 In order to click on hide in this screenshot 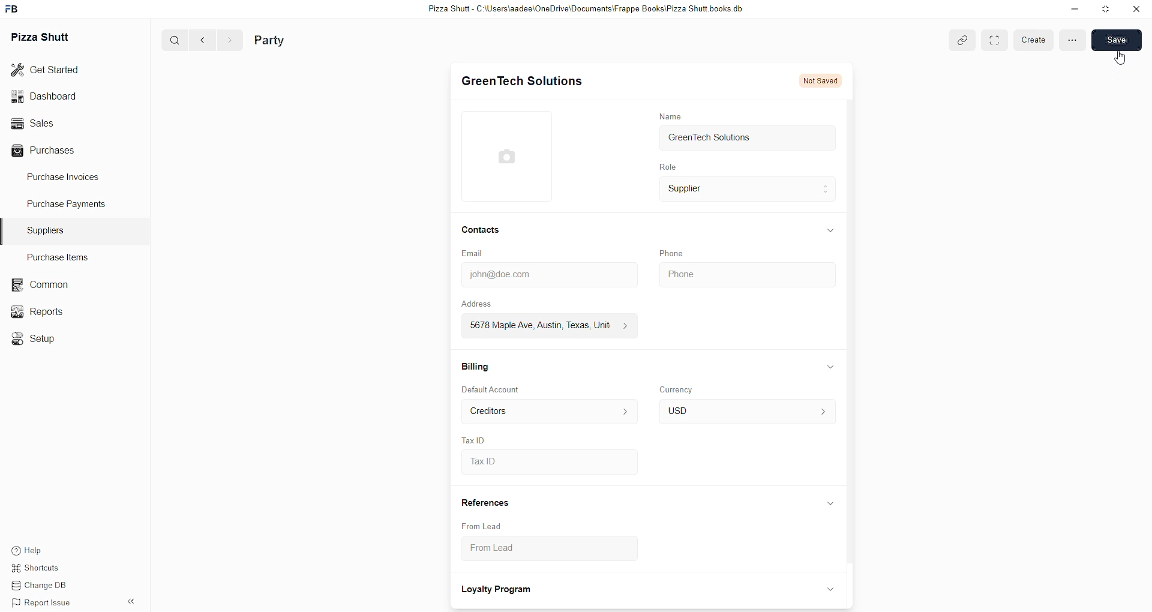, I will do `click(130, 602)`.